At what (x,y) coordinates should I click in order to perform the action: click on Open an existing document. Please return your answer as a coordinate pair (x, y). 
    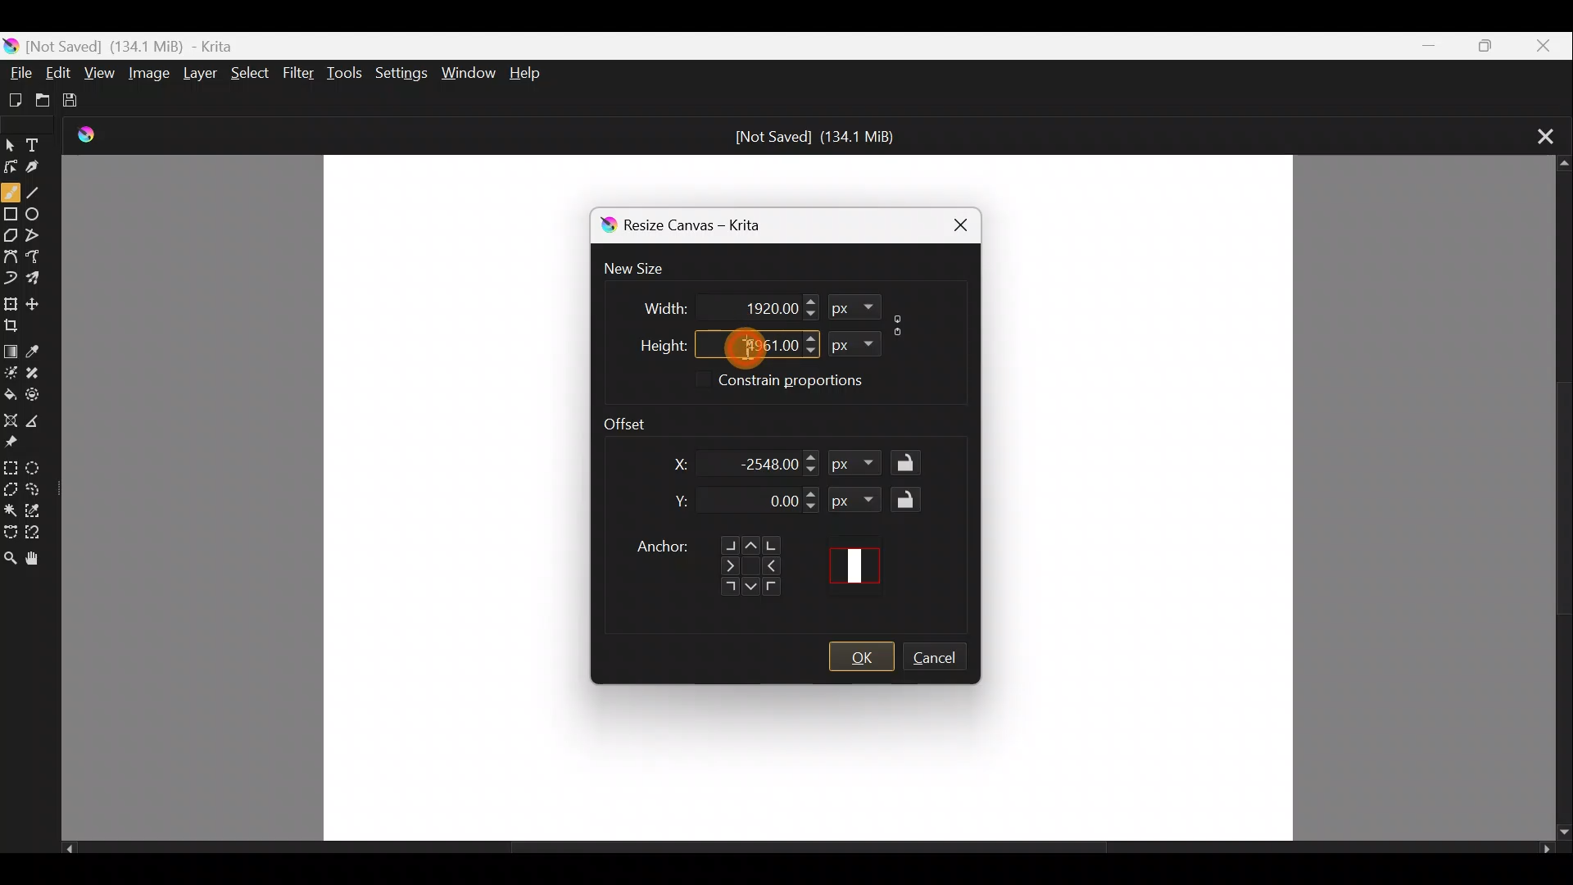
    Looking at the image, I should click on (50, 100).